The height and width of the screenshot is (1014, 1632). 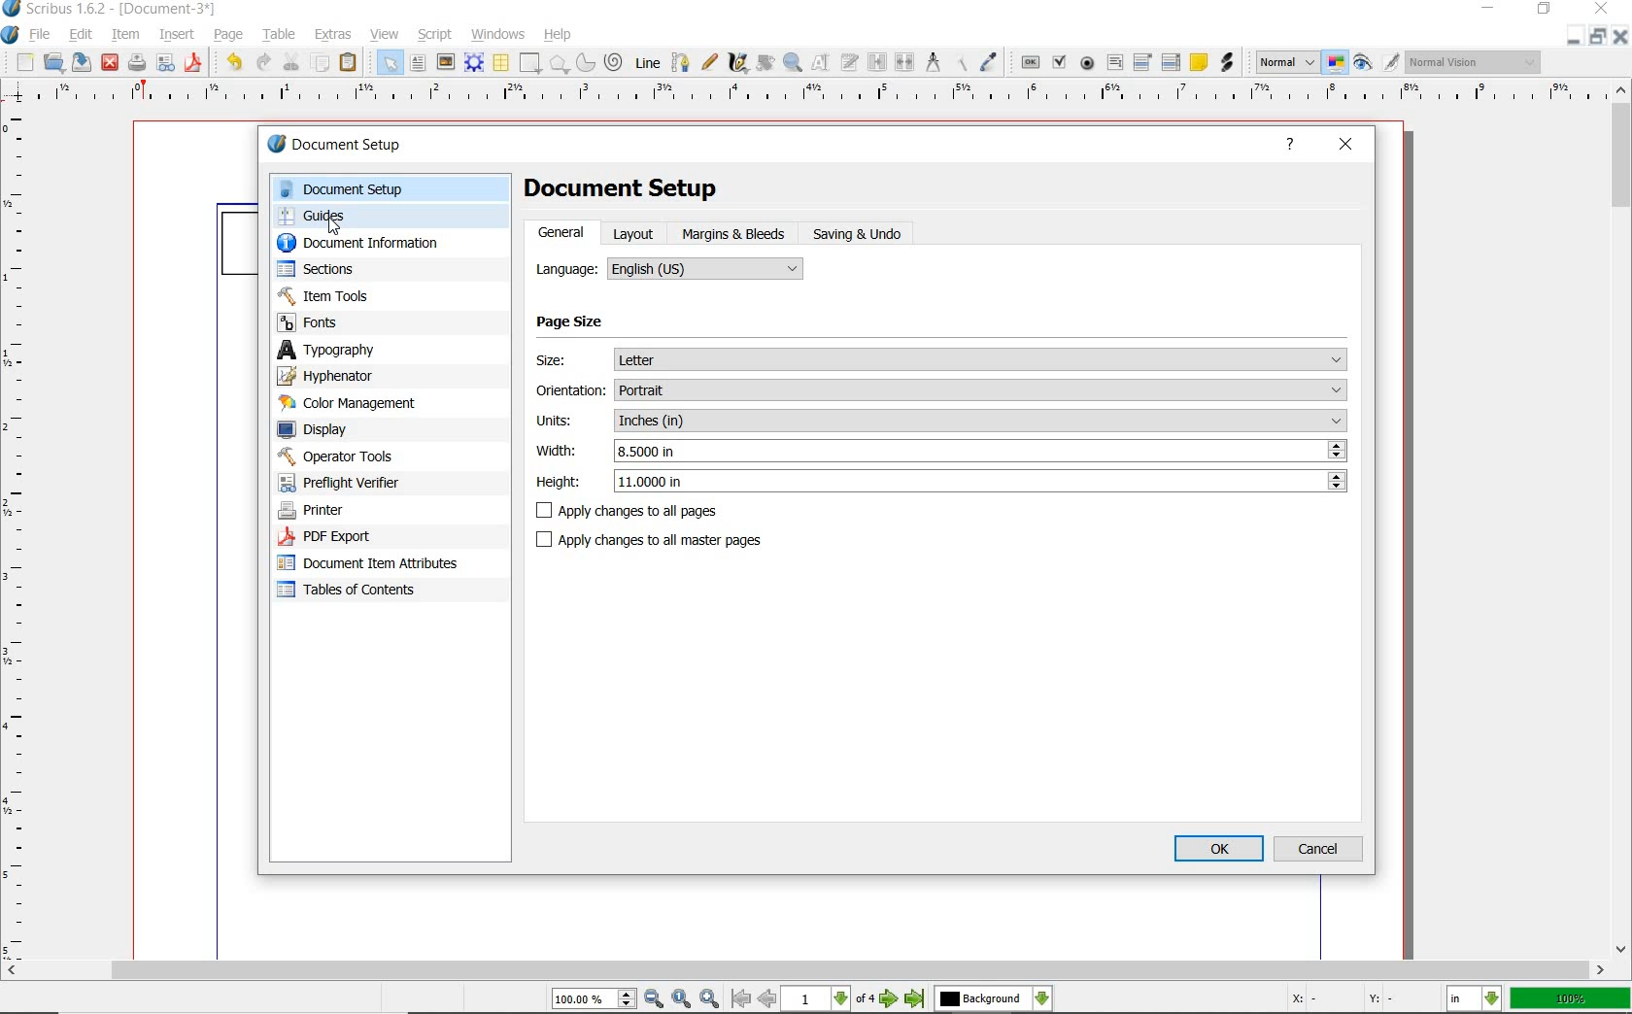 What do you see at coordinates (568, 363) in the screenshot?
I see `Size:` at bounding box center [568, 363].